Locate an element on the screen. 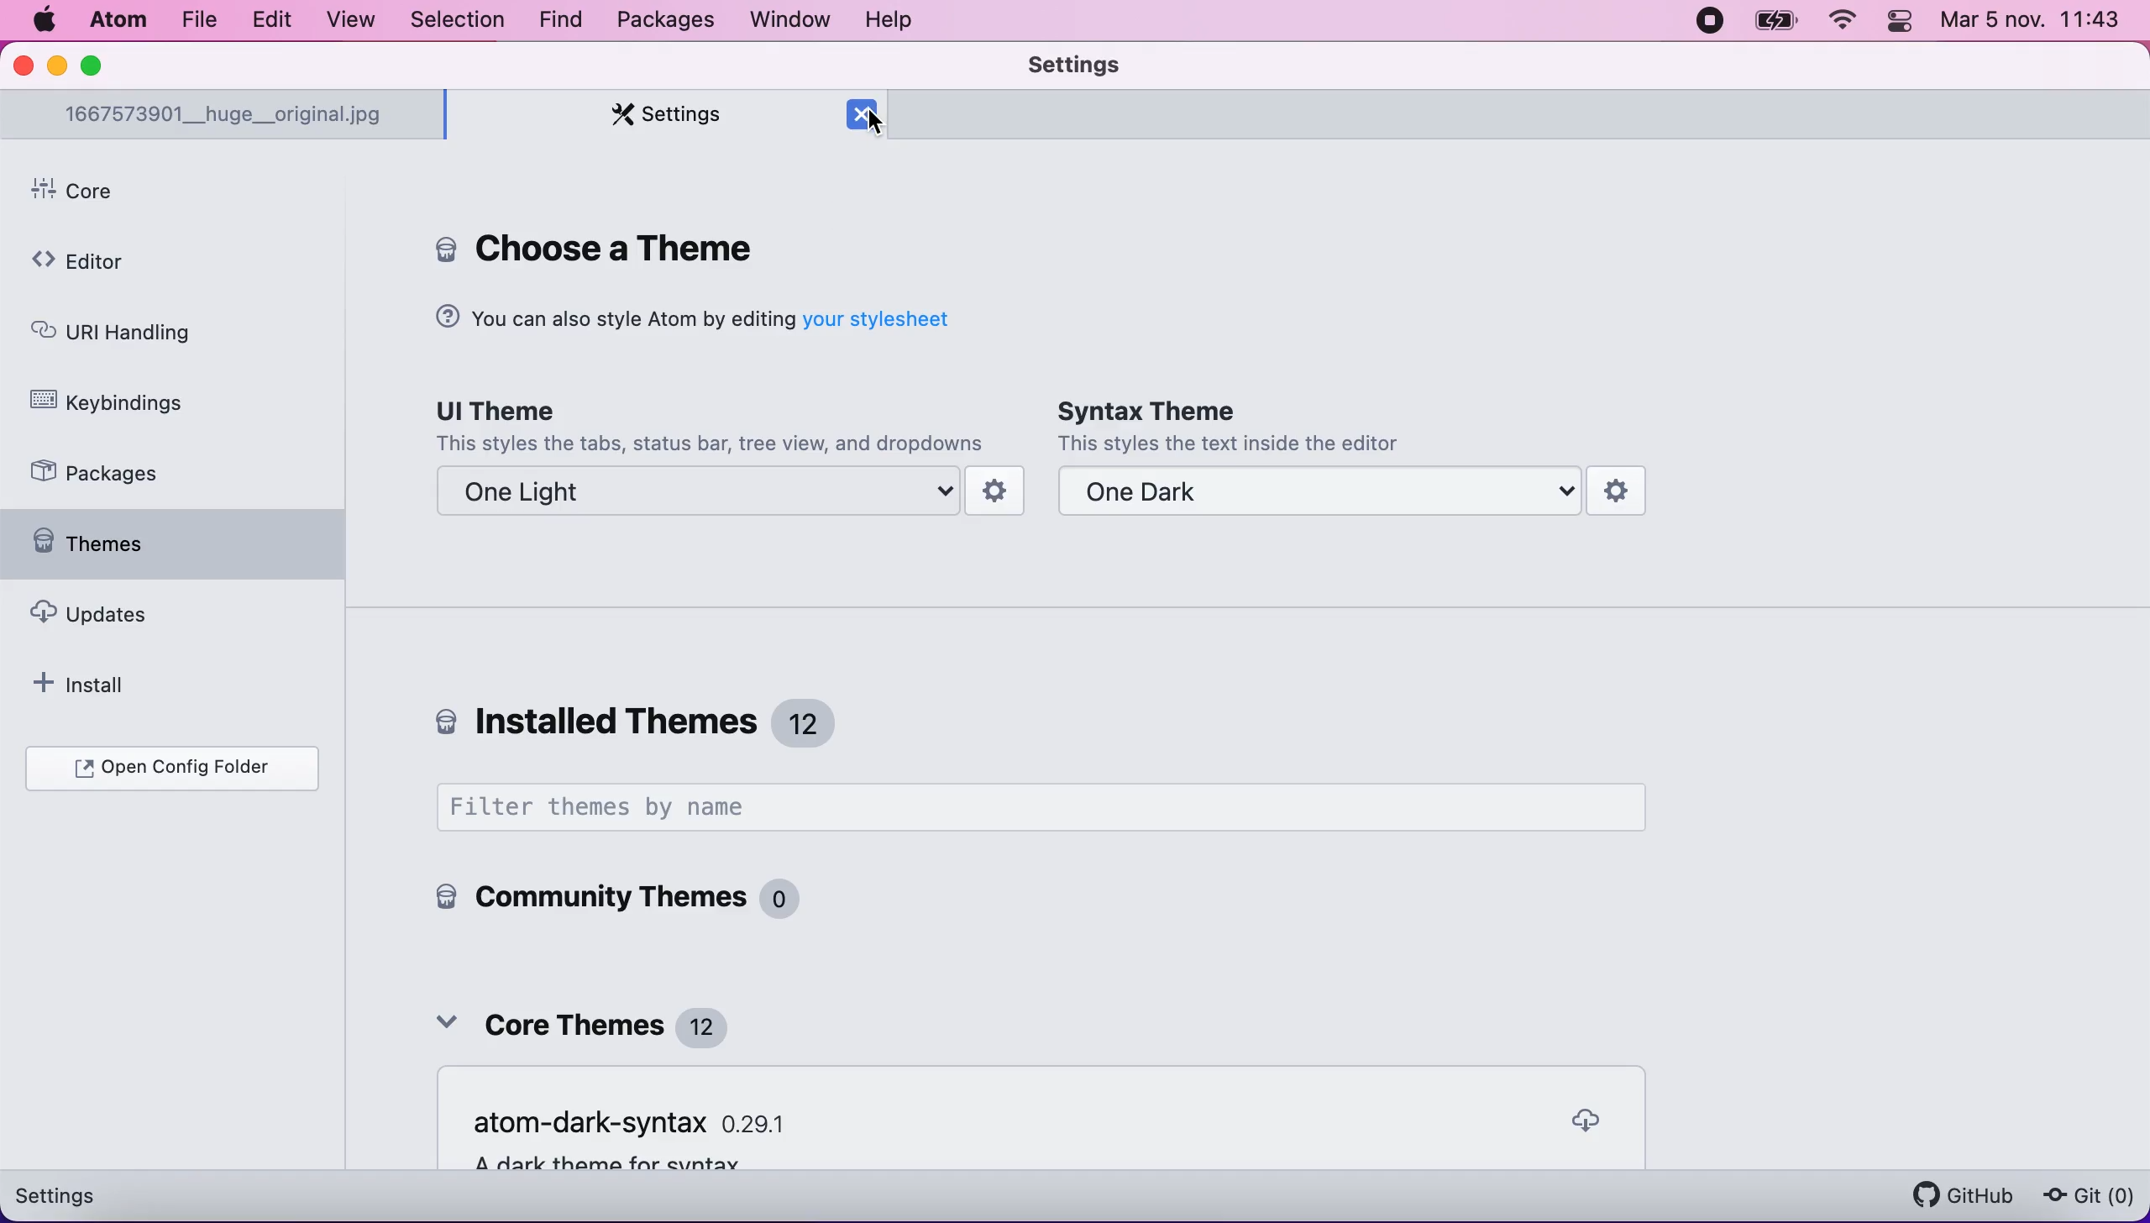 This screenshot has height=1223, width=2150. settings is located at coordinates (1084, 67).